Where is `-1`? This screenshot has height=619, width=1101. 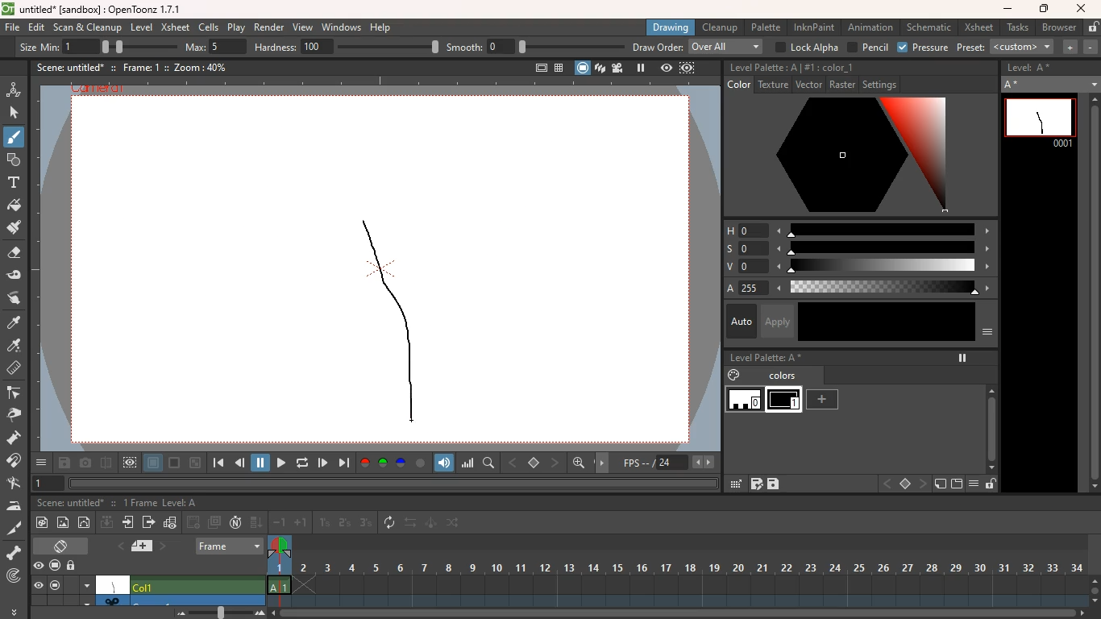
-1 is located at coordinates (280, 522).